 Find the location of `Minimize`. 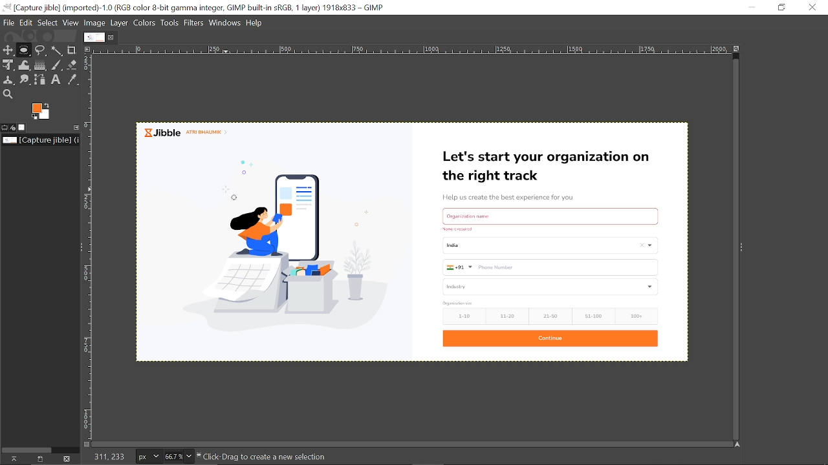

Minimize is located at coordinates (754, 7).